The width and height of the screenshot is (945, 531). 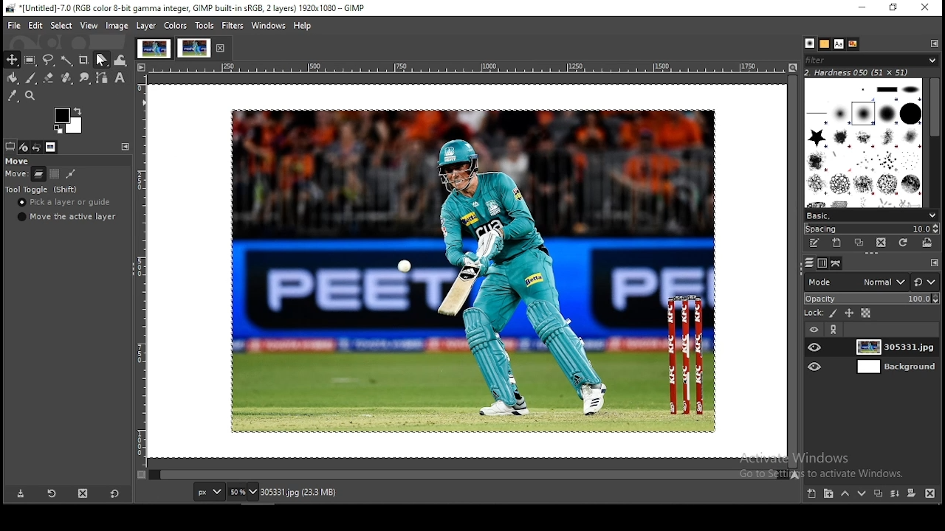 I want to click on file, so click(x=16, y=25).